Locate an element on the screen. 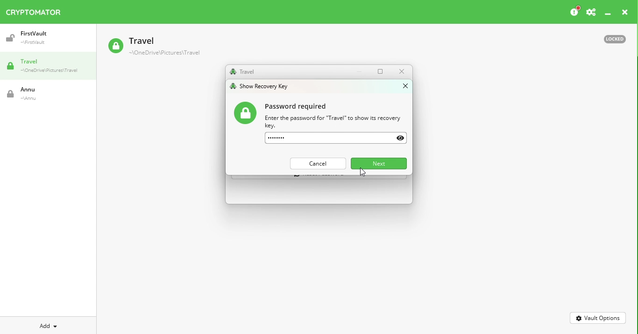 The width and height of the screenshot is (638, 334). Password information is located at coordinates (322, 115).